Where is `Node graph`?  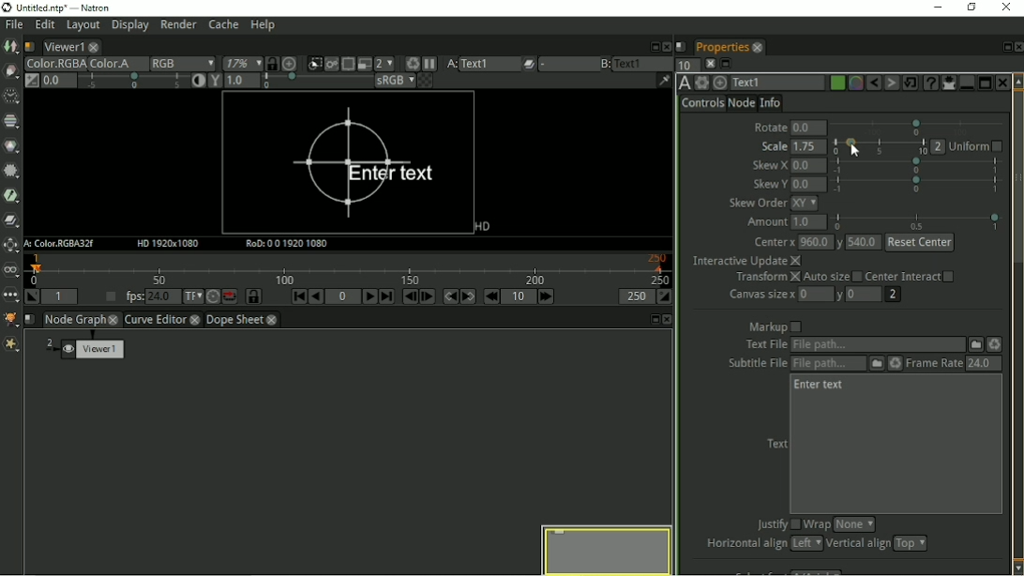 Node graph is located at coordinates (82, 320).